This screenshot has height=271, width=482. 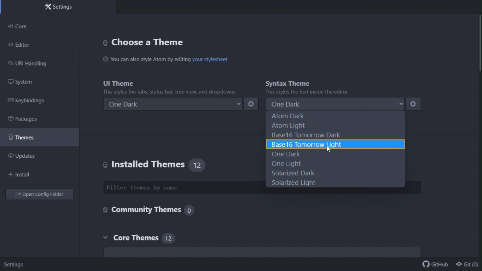 I want to click on settings, so click(x=19, y=264).